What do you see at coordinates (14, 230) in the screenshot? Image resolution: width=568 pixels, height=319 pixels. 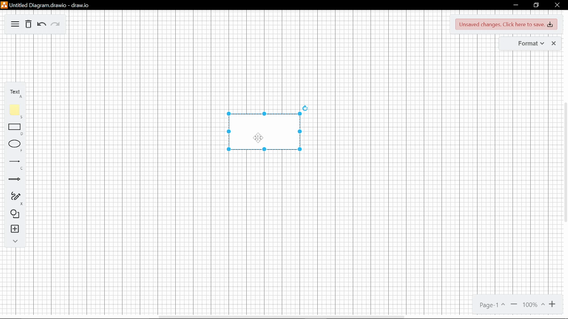 I see `add` at bounding box center [14, 230].